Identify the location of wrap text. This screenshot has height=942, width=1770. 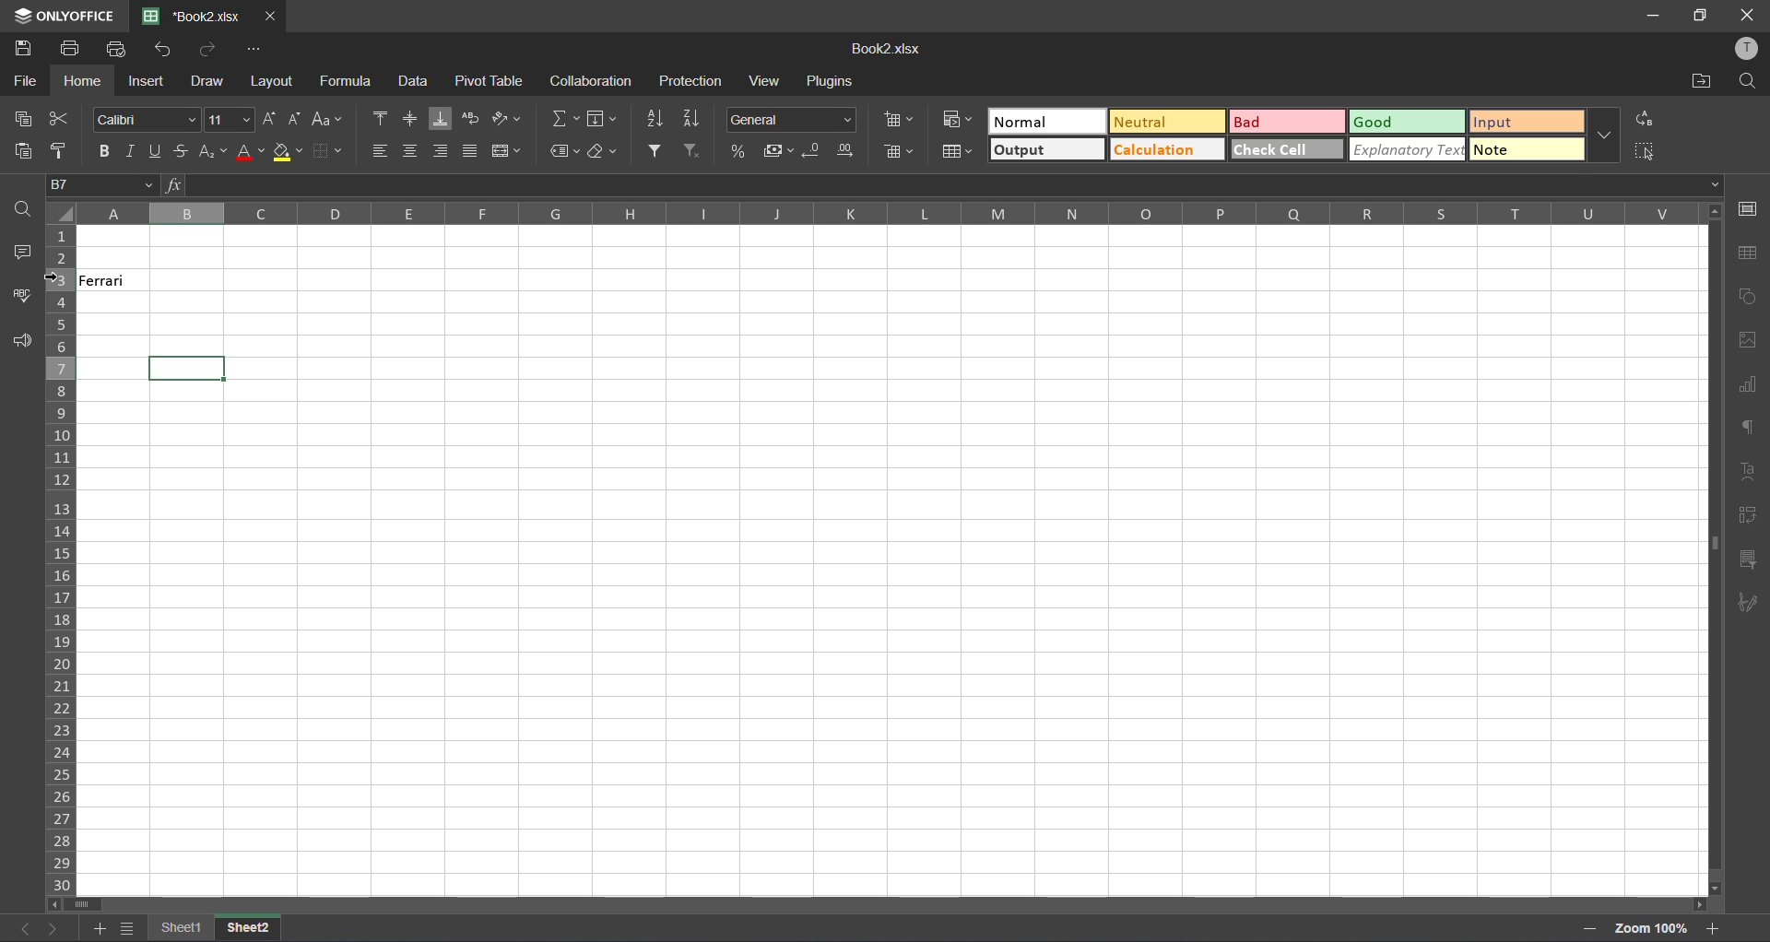
(473, 120).